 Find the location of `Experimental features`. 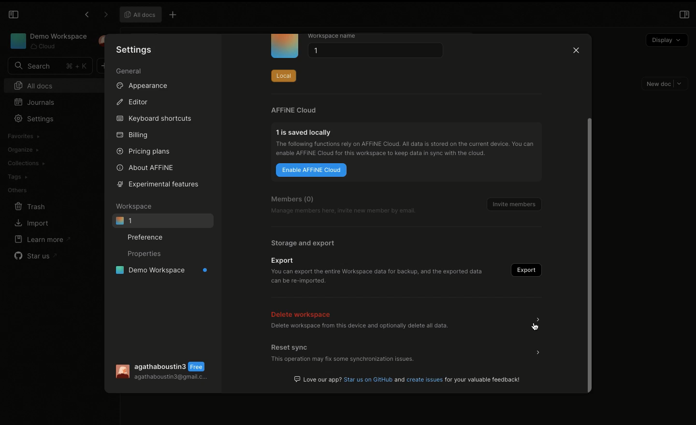

Experimental features is located at coordinates (156, 184).